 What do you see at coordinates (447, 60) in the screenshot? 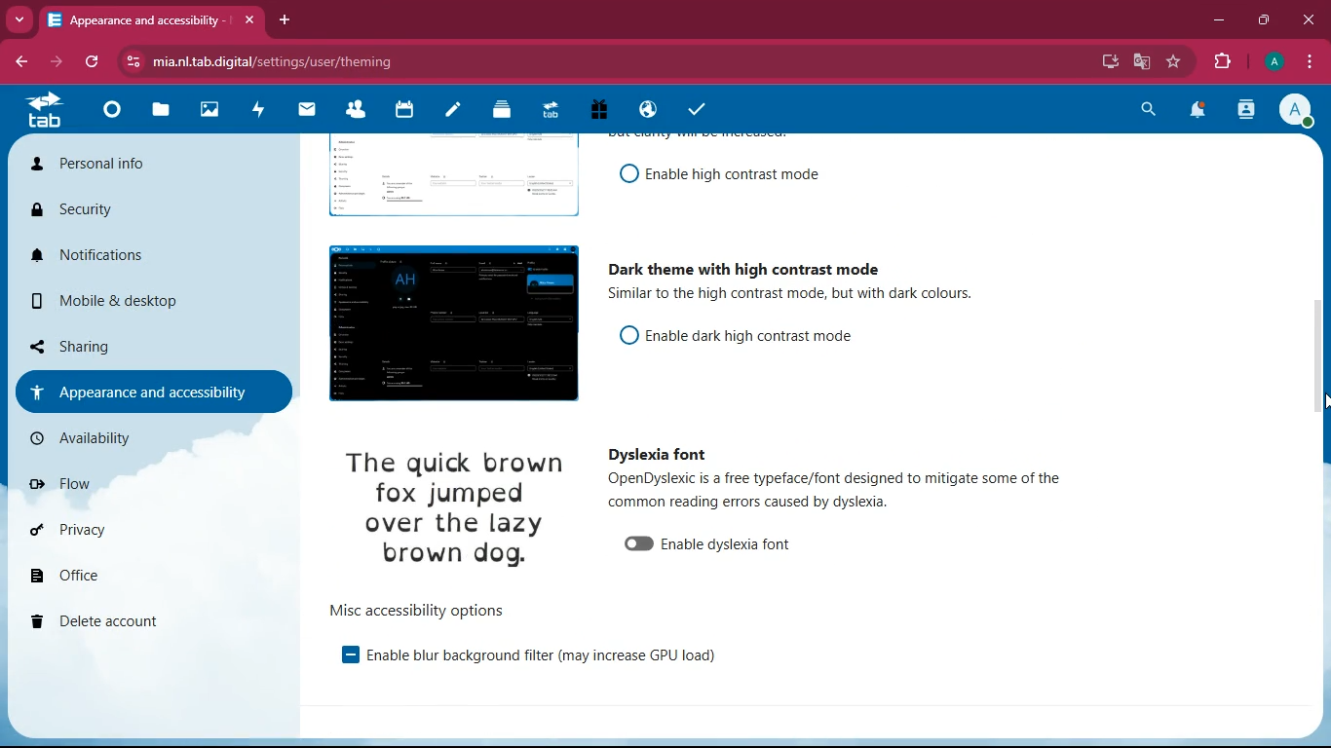
I see `url` at bounding box center [447, 60].